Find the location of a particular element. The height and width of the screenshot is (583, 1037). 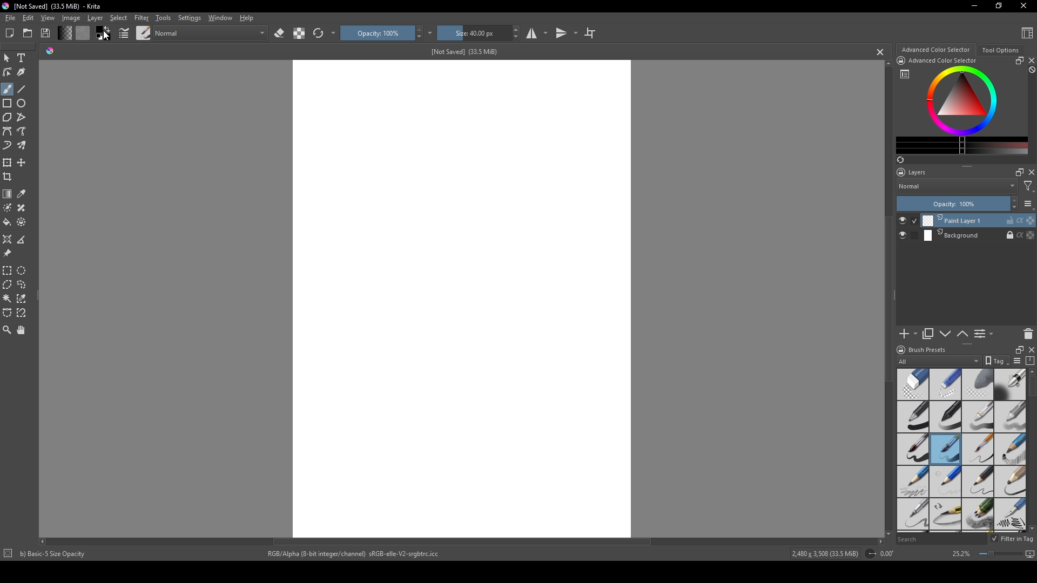

pen is located at coordinates (912, 417).